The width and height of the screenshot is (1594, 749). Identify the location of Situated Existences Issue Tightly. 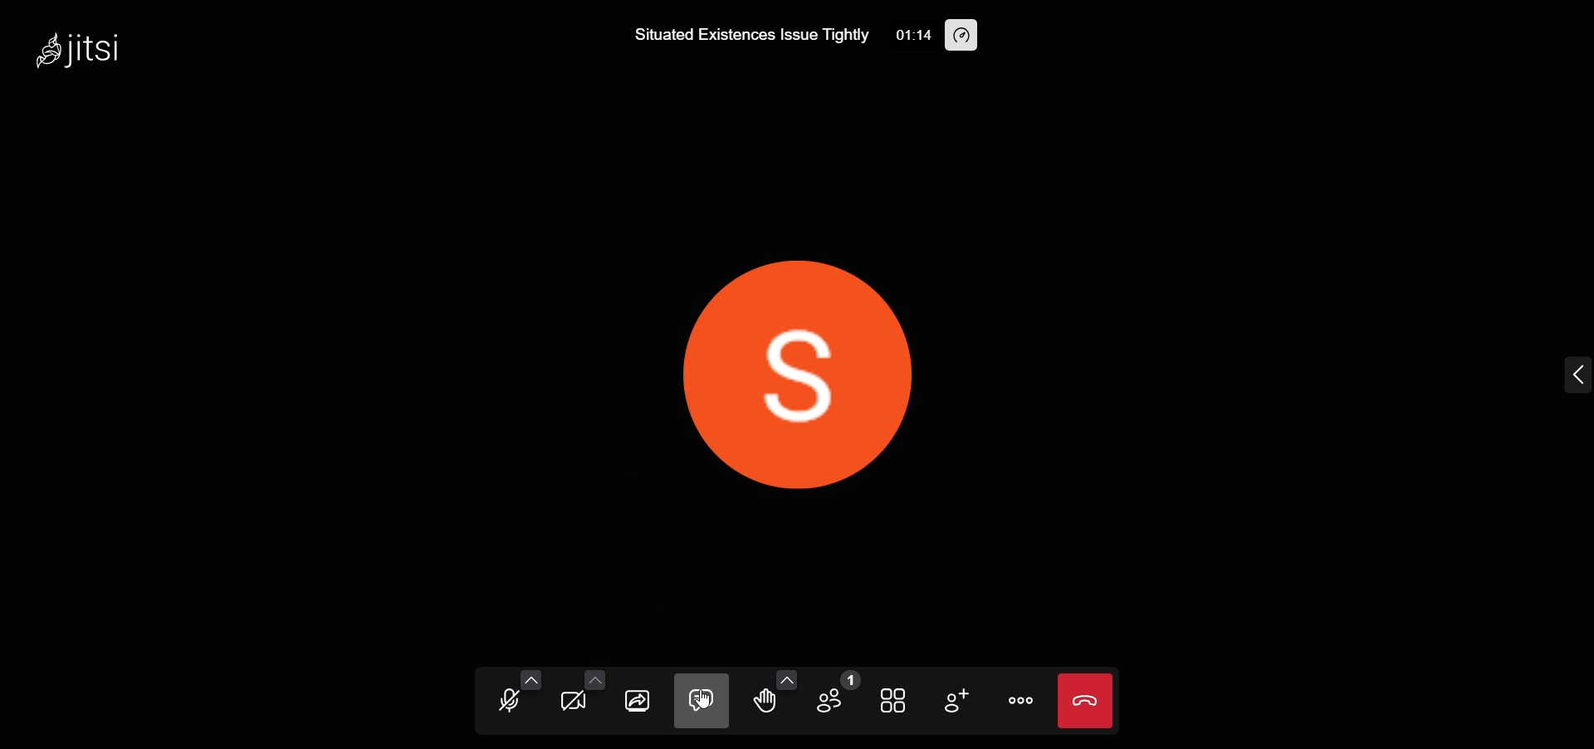
(751, 34).